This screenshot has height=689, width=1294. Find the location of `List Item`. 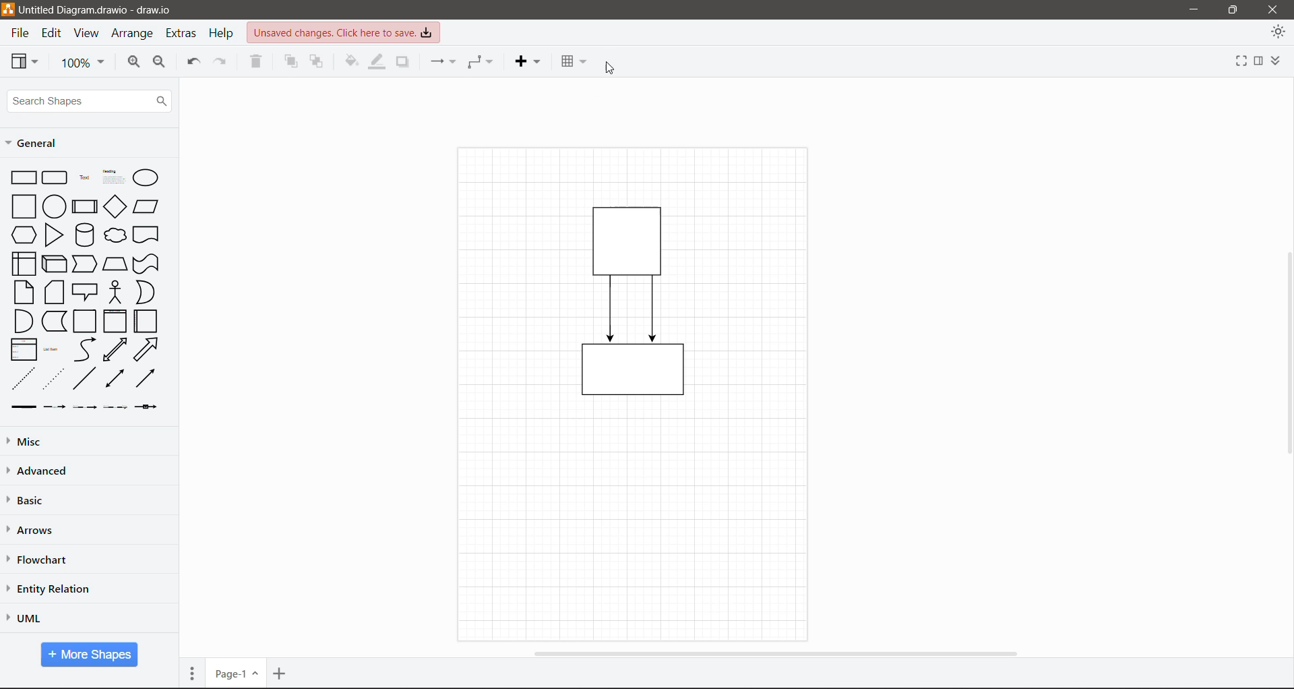

List Item is located at coordinates (53, 350).